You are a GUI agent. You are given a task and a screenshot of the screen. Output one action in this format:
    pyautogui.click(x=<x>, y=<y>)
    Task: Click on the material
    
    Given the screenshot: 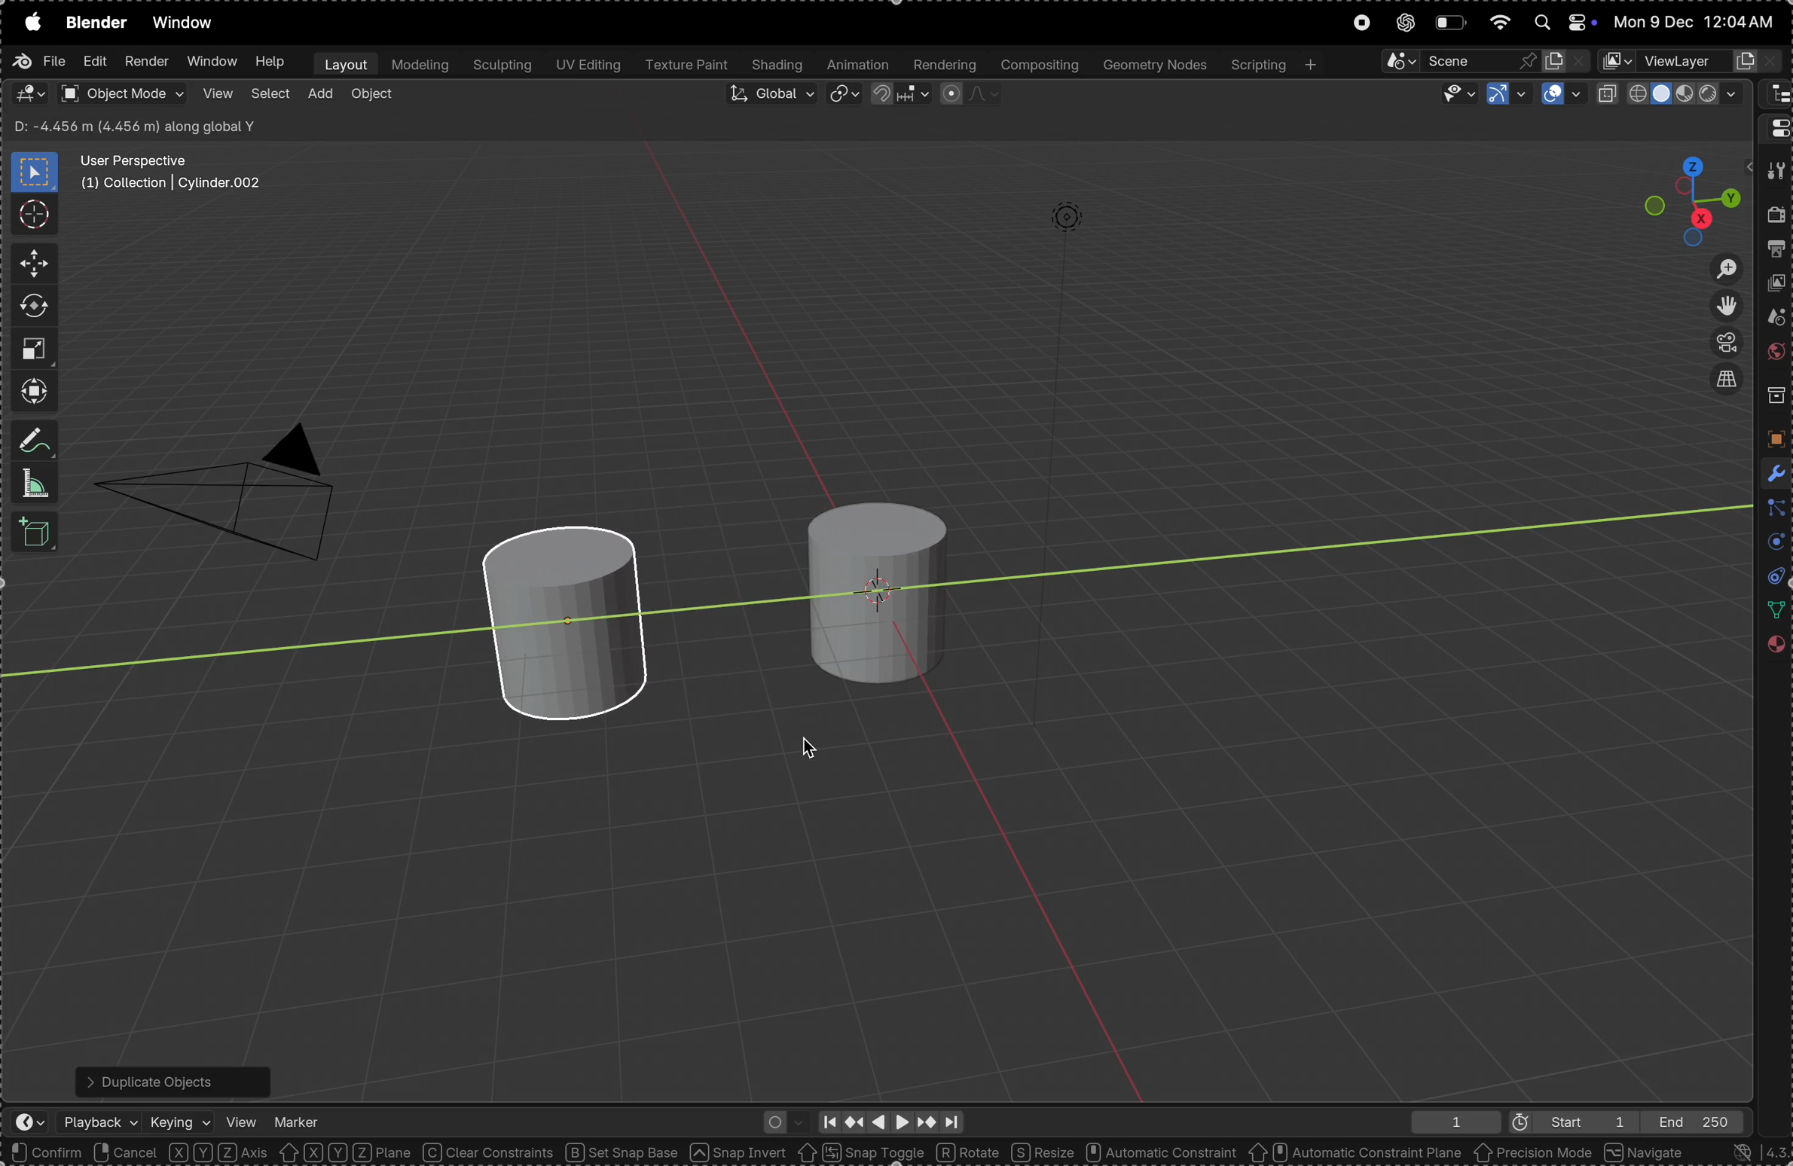 What is the action you would take?
    pyautogui.click(x=1774, y=649)
    